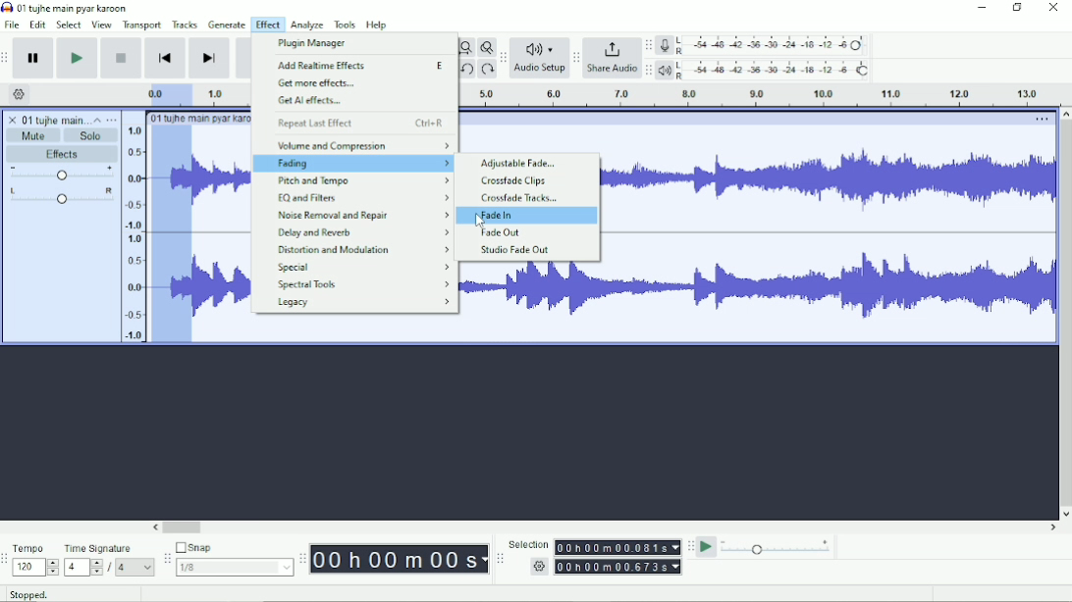  Describe the element at coordinates (34, 59) in the screenshot. I see `Pause` at that location.